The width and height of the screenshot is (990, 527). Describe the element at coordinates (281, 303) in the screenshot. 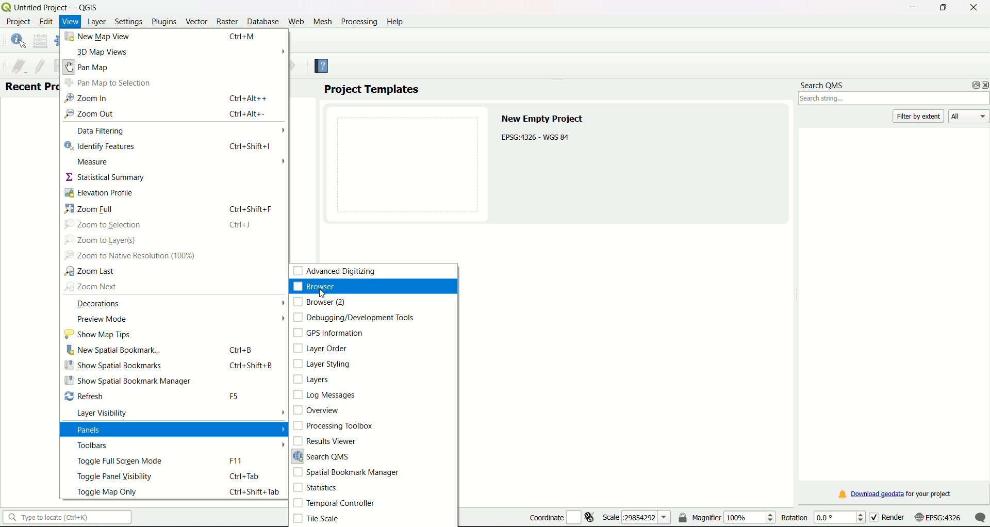

I see `arrow` at that location.